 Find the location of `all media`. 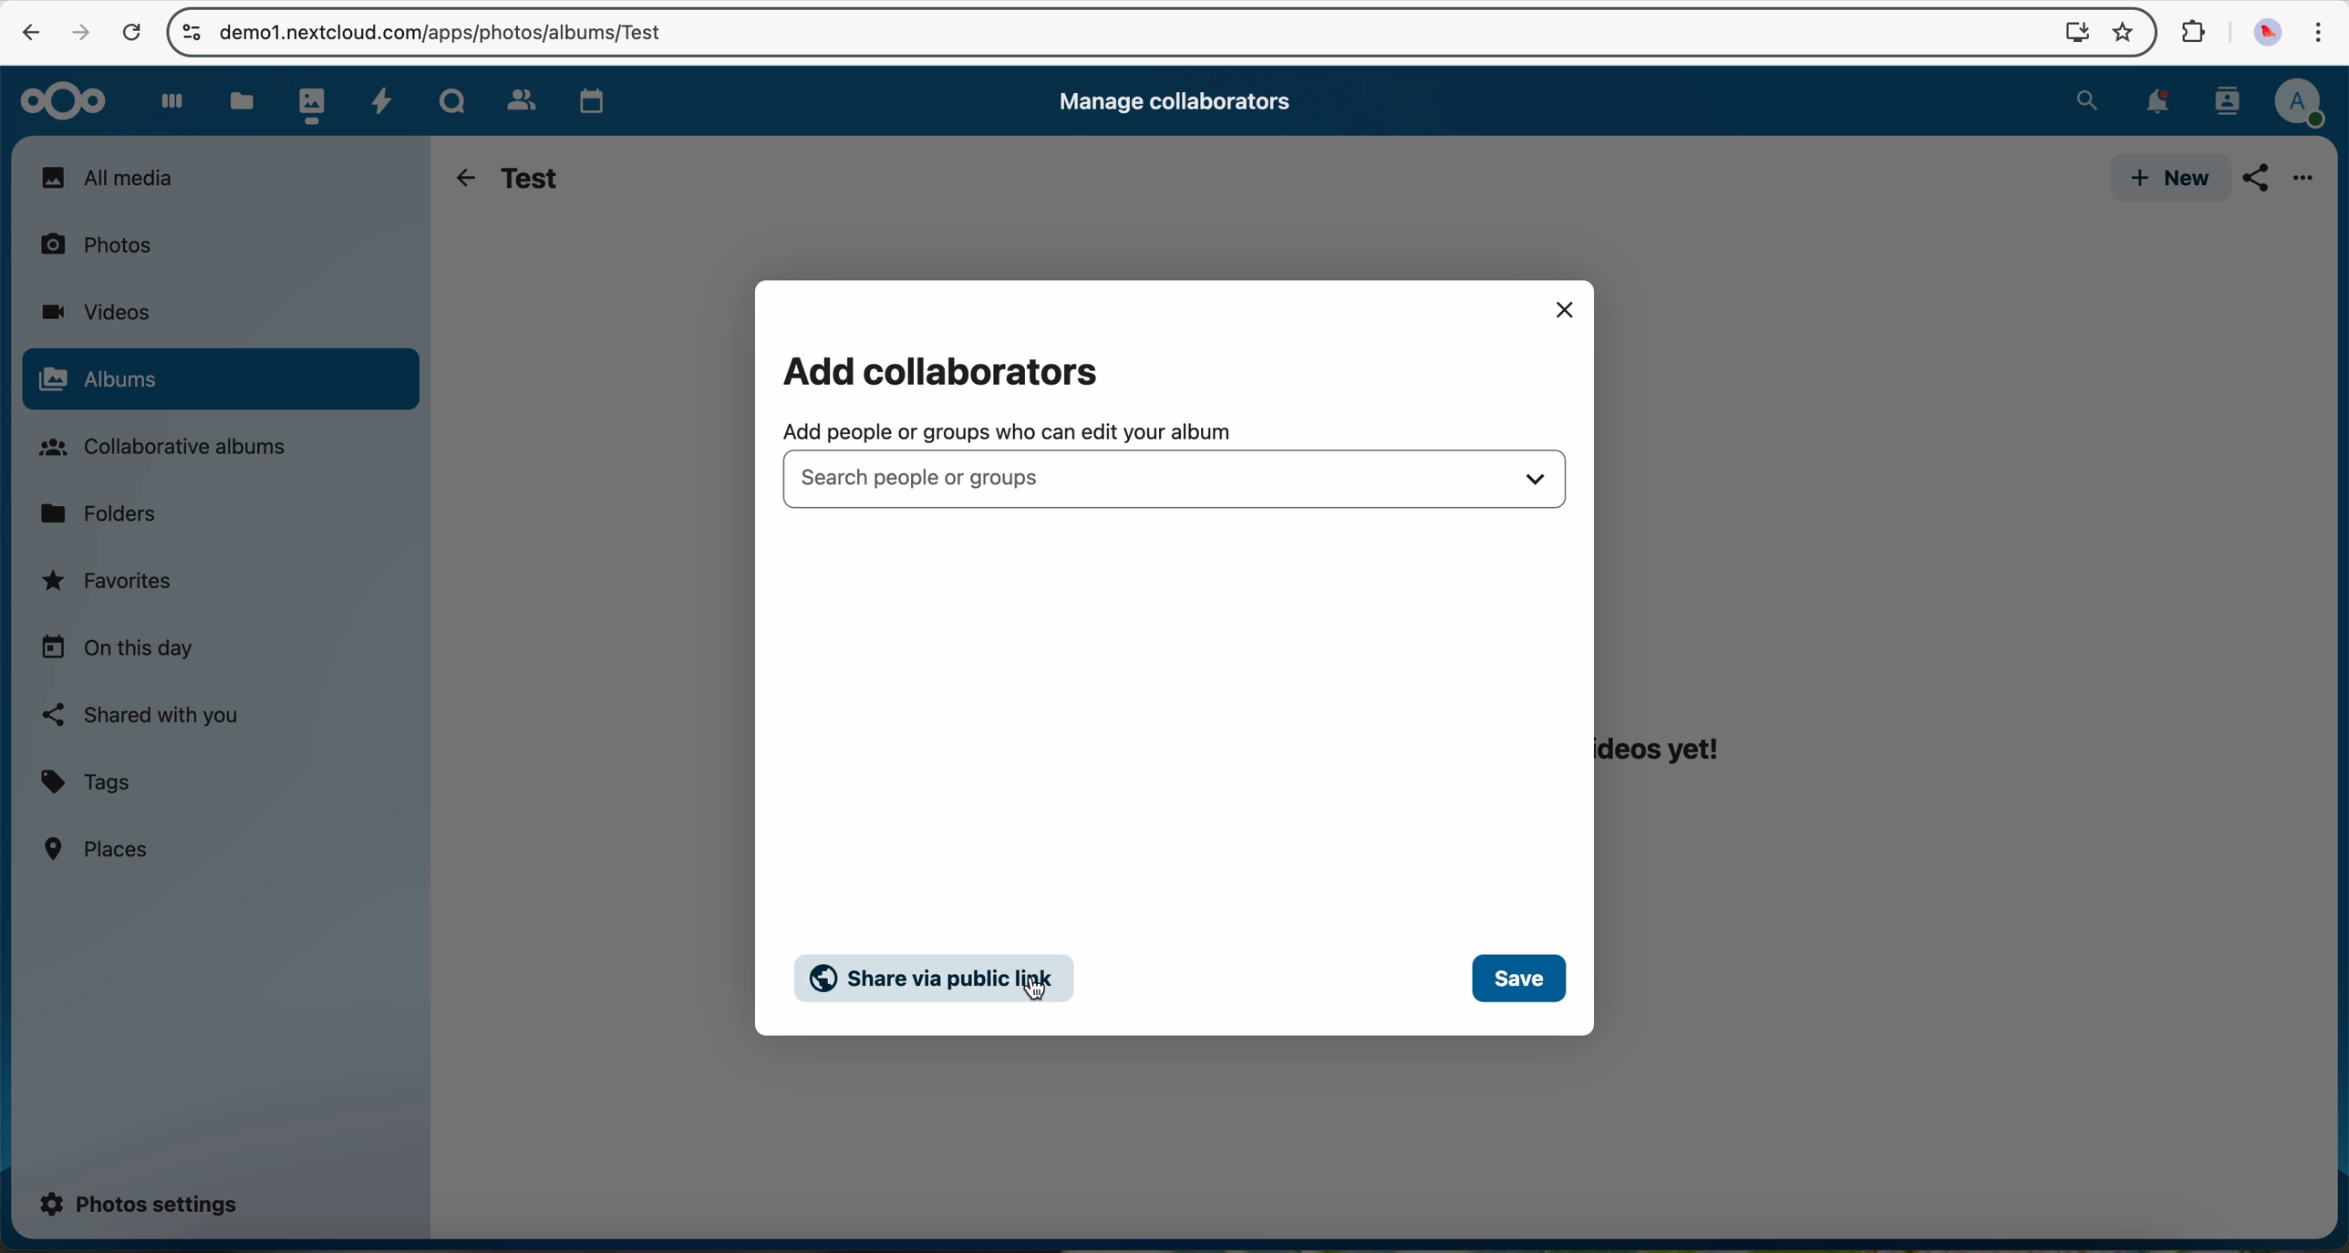

all media is located at coordinates (219, 177).